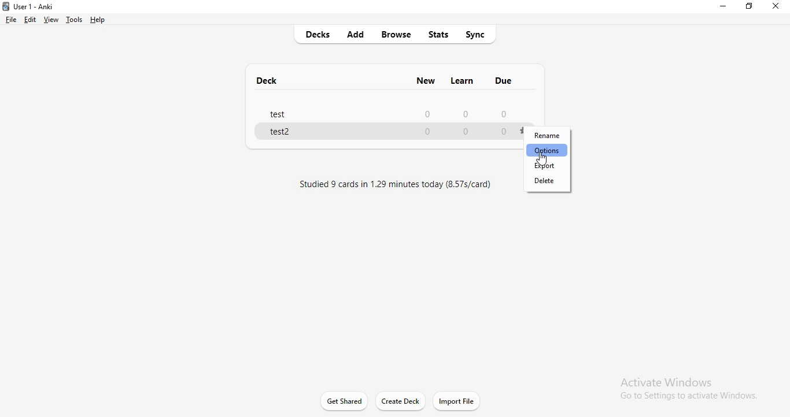 Image resolution: width=790 pixels, height=417 pixels. I want to click on decks, so click(316, 35).